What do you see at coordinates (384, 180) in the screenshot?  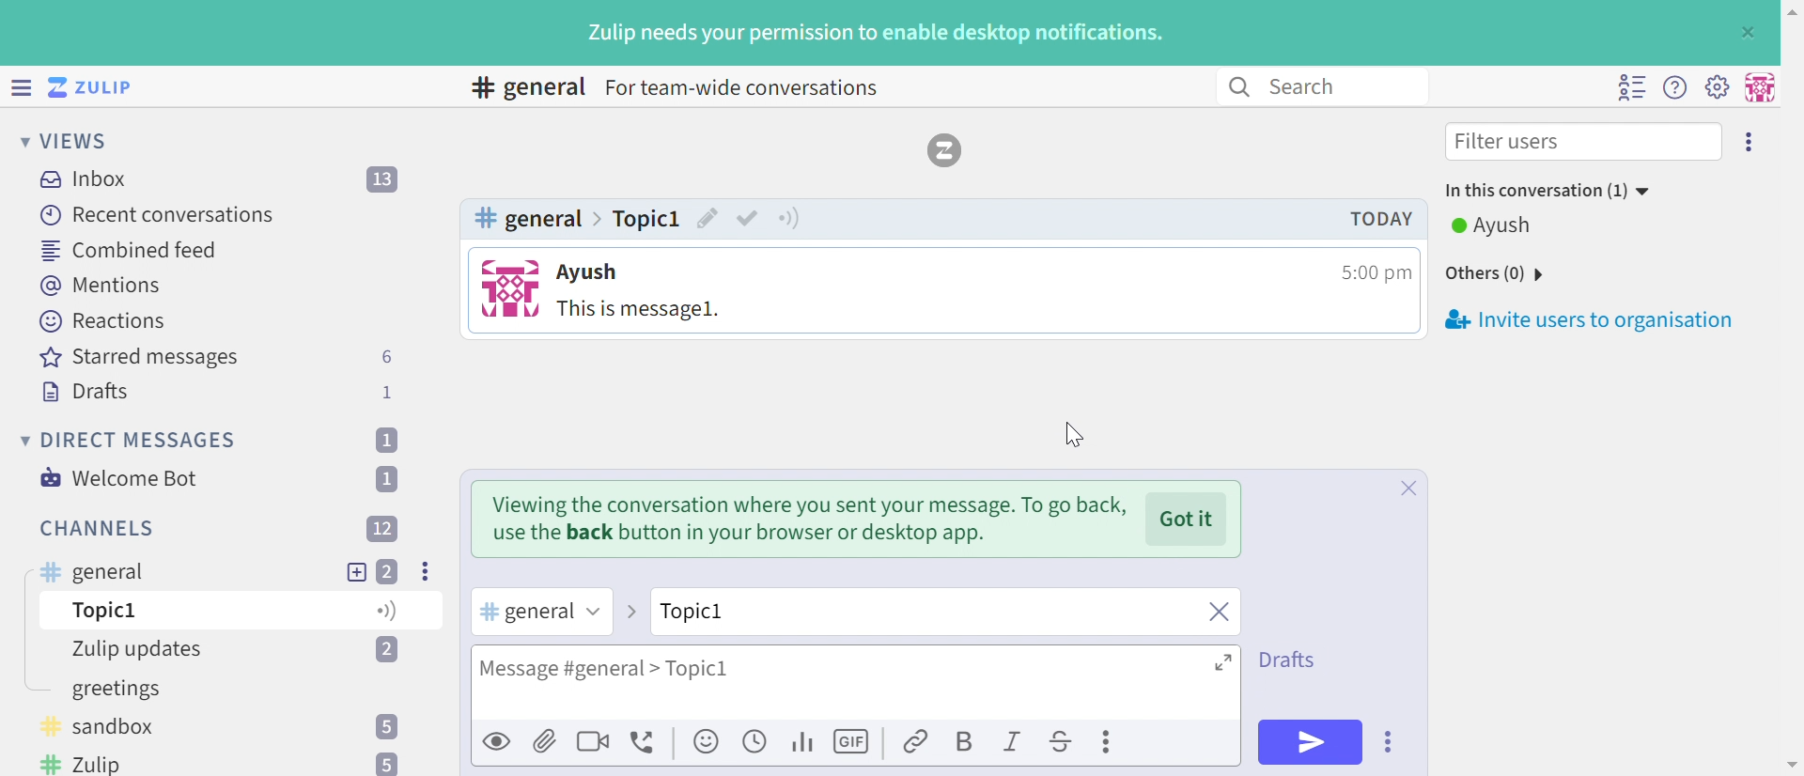 I see `13` at bounding box center [384, 180].